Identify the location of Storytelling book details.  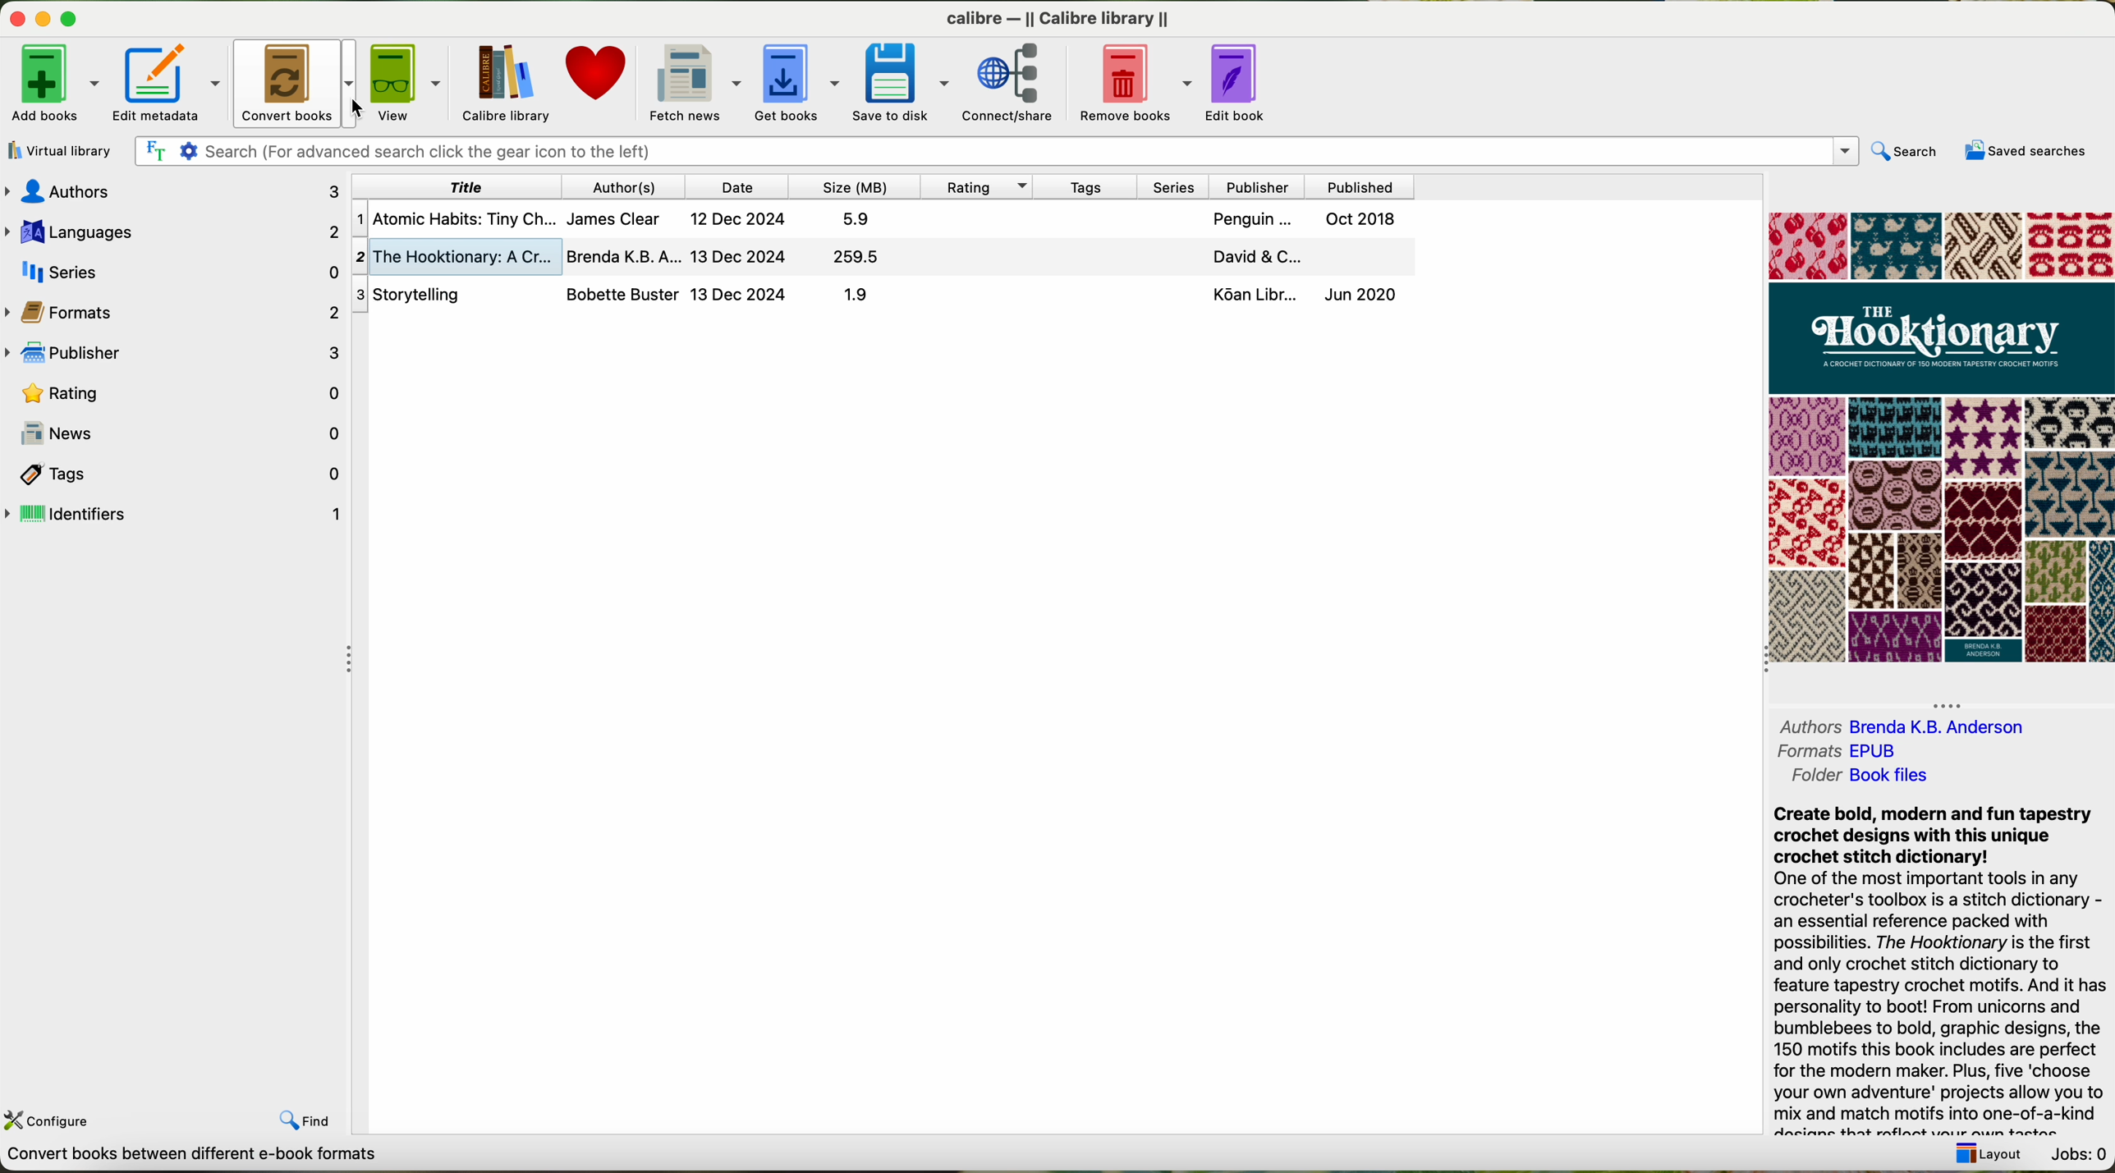
(876, 296).